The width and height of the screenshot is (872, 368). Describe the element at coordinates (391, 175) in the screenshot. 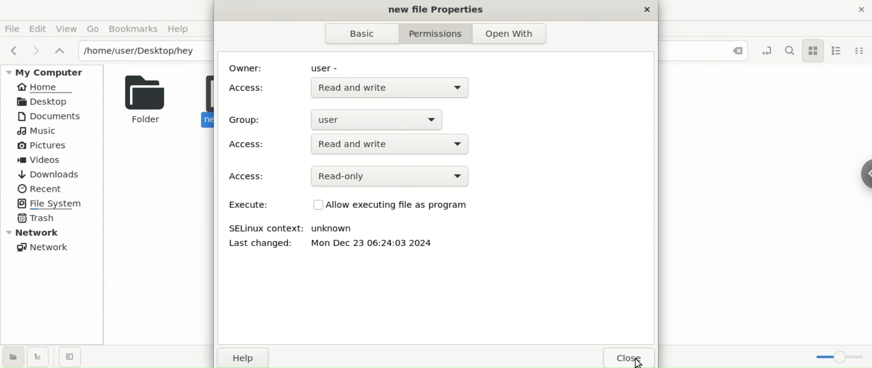

I see `Read-only ` at that location.